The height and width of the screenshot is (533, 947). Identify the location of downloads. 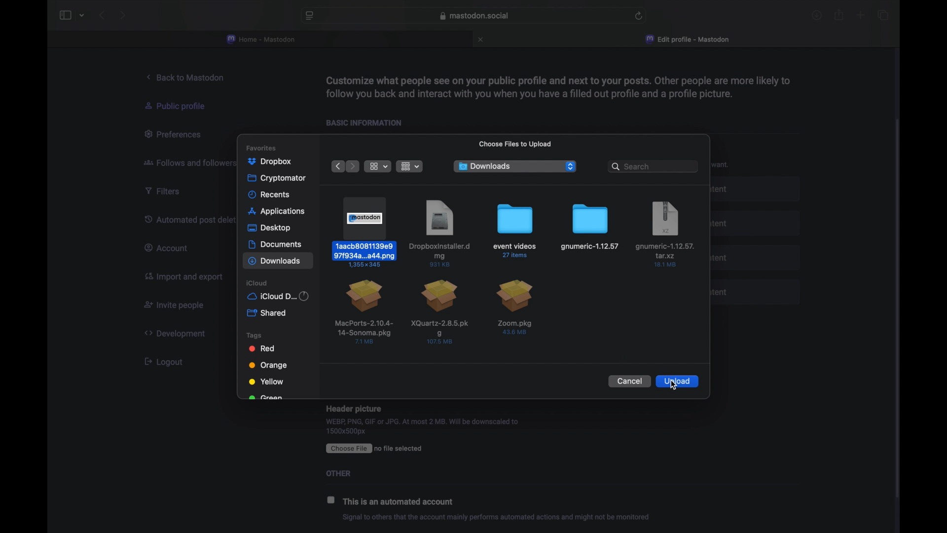
(817, 15).